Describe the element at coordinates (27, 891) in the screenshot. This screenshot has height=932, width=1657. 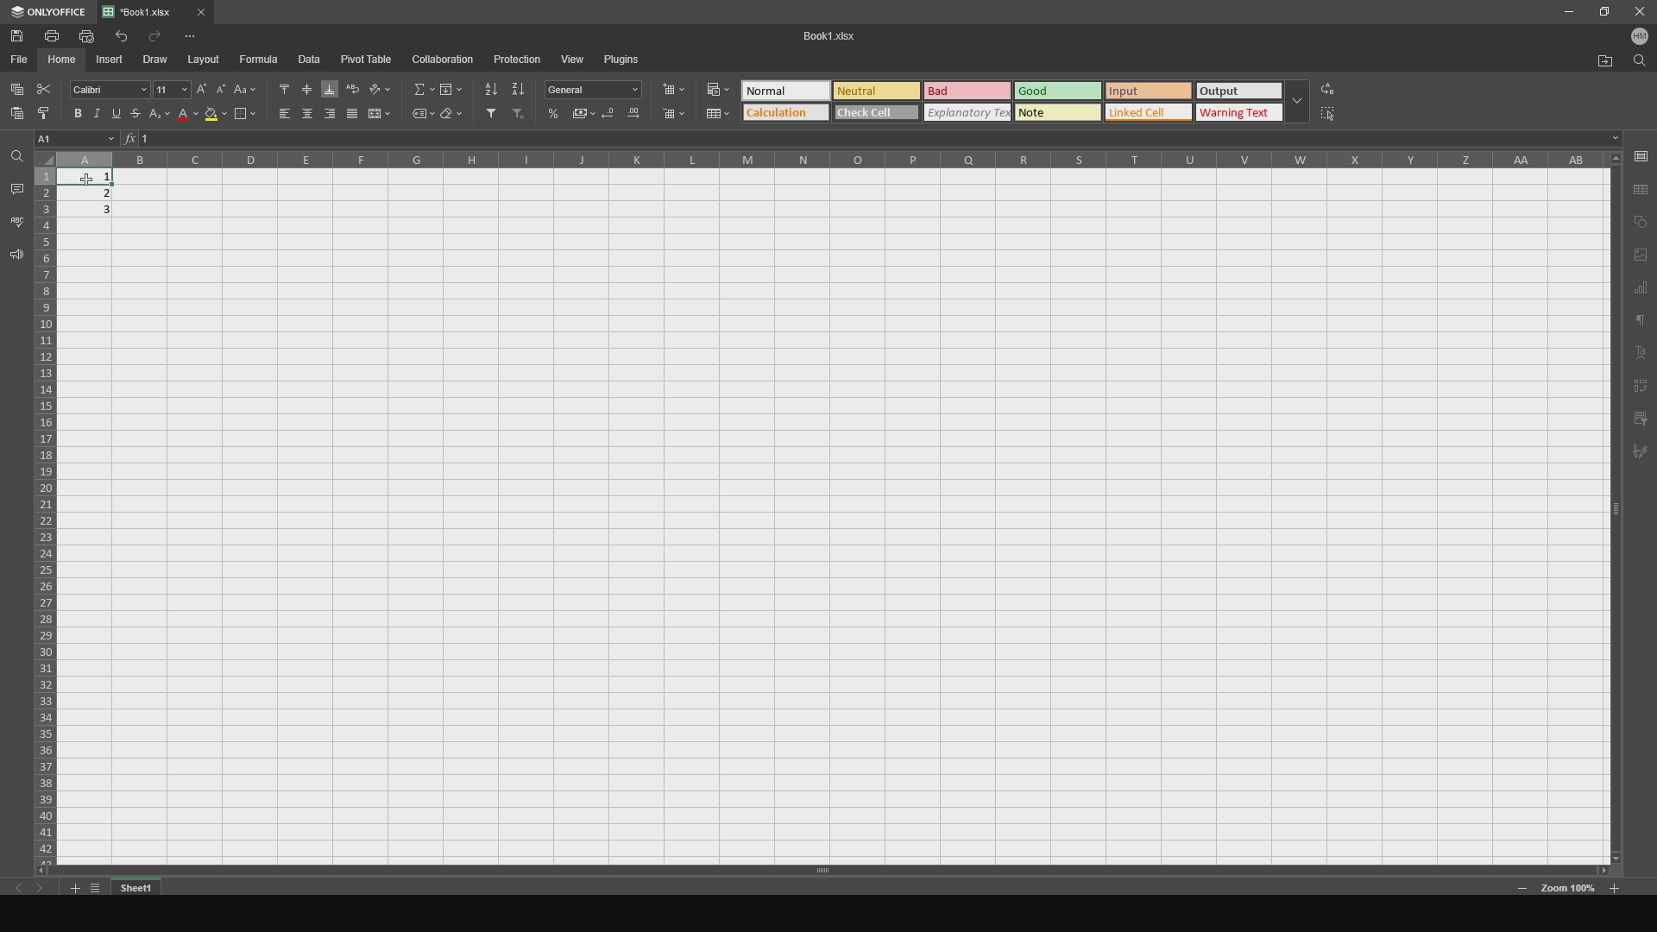
I see `previous sheet` at that location.